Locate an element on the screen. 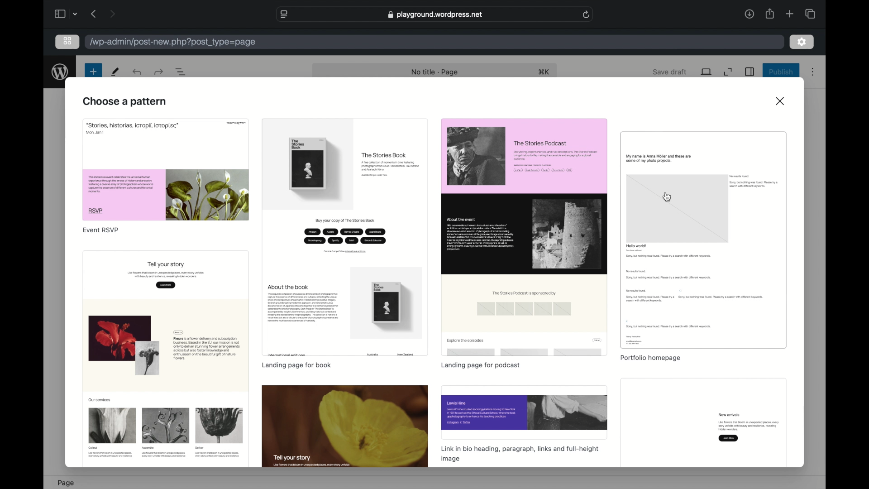 The width and height of the screenshot is (869, 489). dropdown is located at coordinates (76, 14).